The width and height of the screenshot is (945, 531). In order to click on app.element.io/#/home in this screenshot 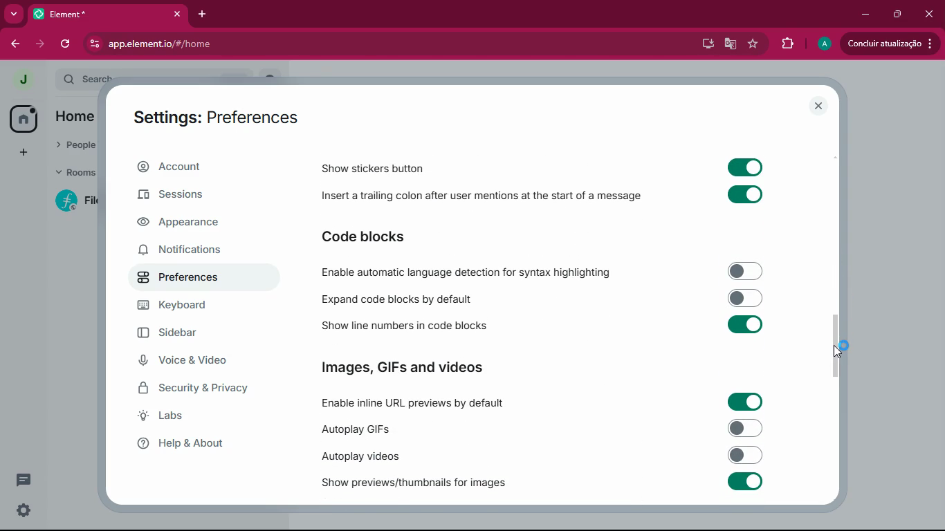, I will do `click(281, 45)`.